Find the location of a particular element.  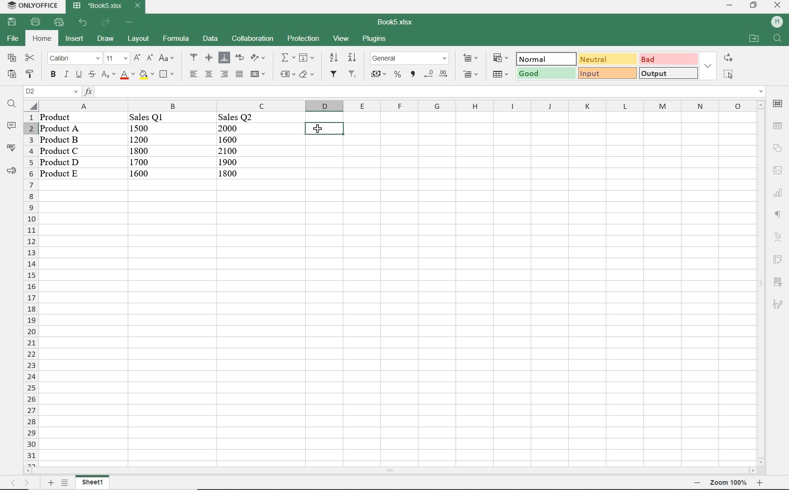

orientation is located at coordinates (257, 58).